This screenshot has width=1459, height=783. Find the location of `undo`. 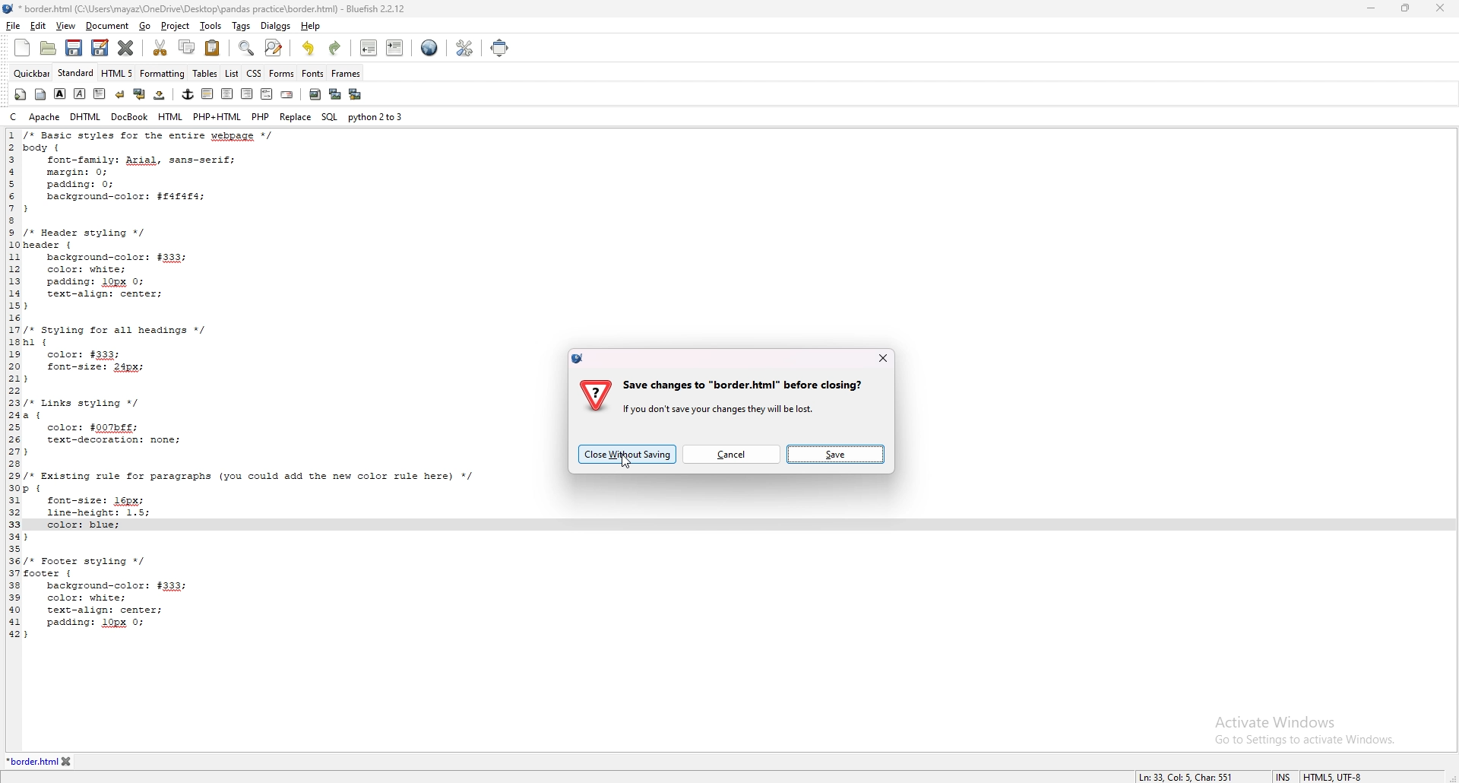

undo is located at coordinates (310, 47).